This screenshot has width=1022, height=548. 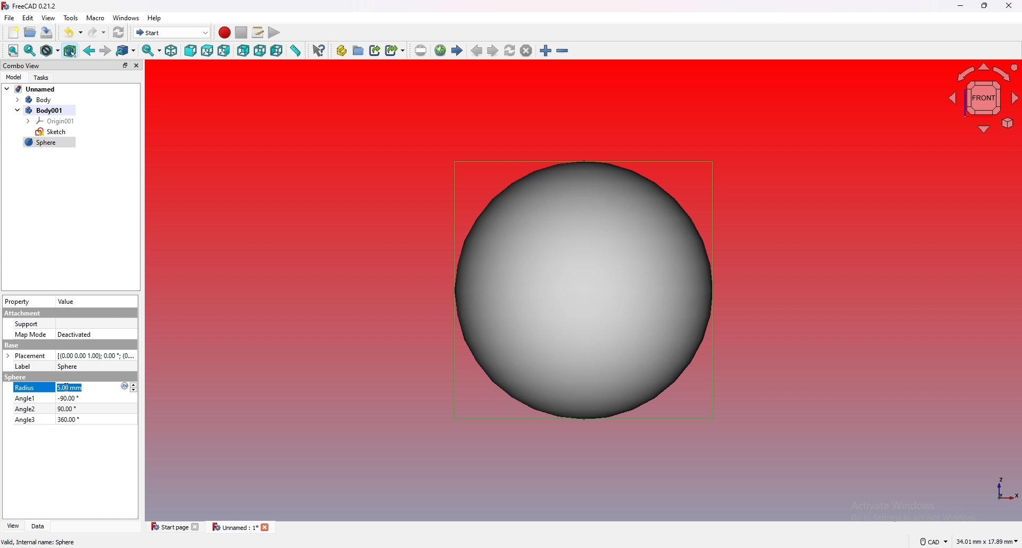 What do you see at coordinates (987, 542) in the screenshot?
I see `dimensions` at bounding box center [987, 542].